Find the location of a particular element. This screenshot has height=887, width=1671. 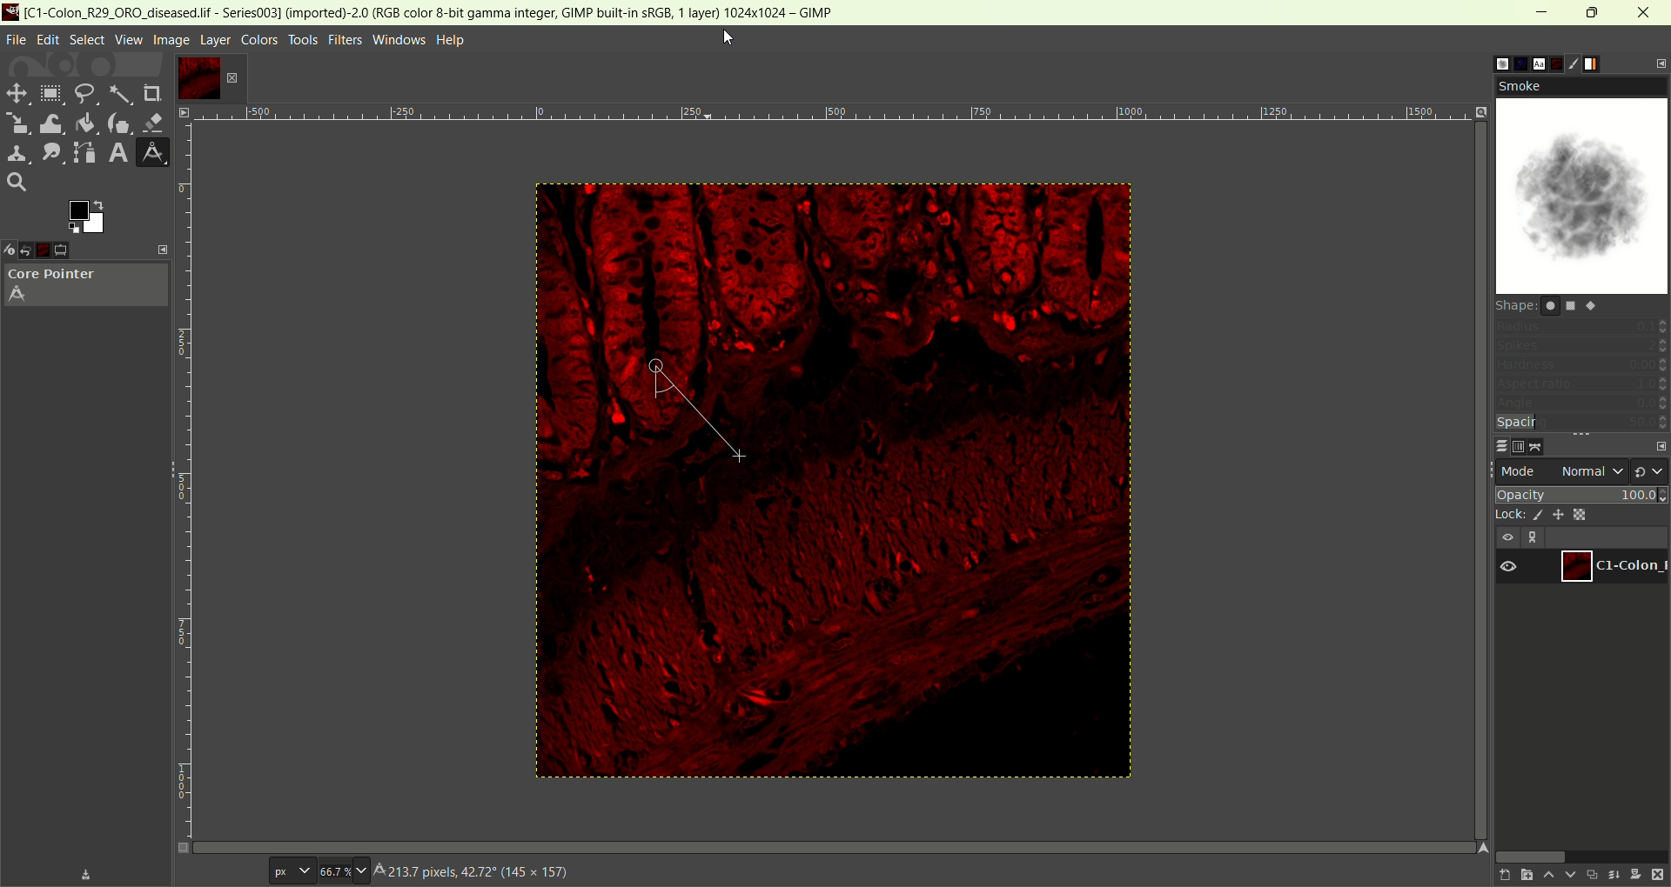

smudge tool is located at coordinates (48, 152).